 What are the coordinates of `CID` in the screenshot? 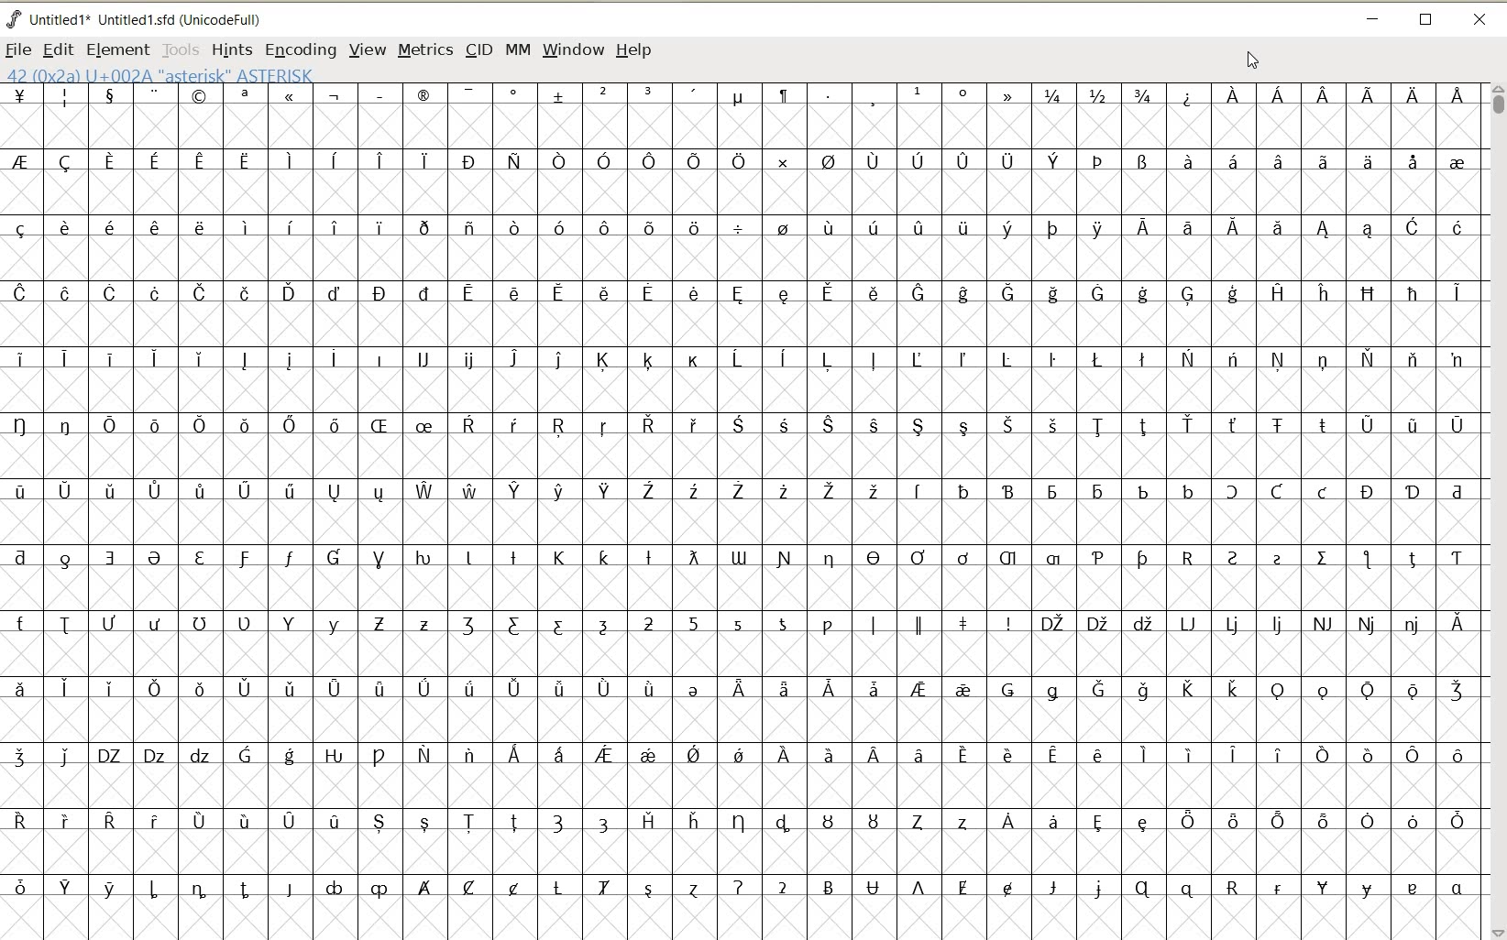 It's located at (477, 49).